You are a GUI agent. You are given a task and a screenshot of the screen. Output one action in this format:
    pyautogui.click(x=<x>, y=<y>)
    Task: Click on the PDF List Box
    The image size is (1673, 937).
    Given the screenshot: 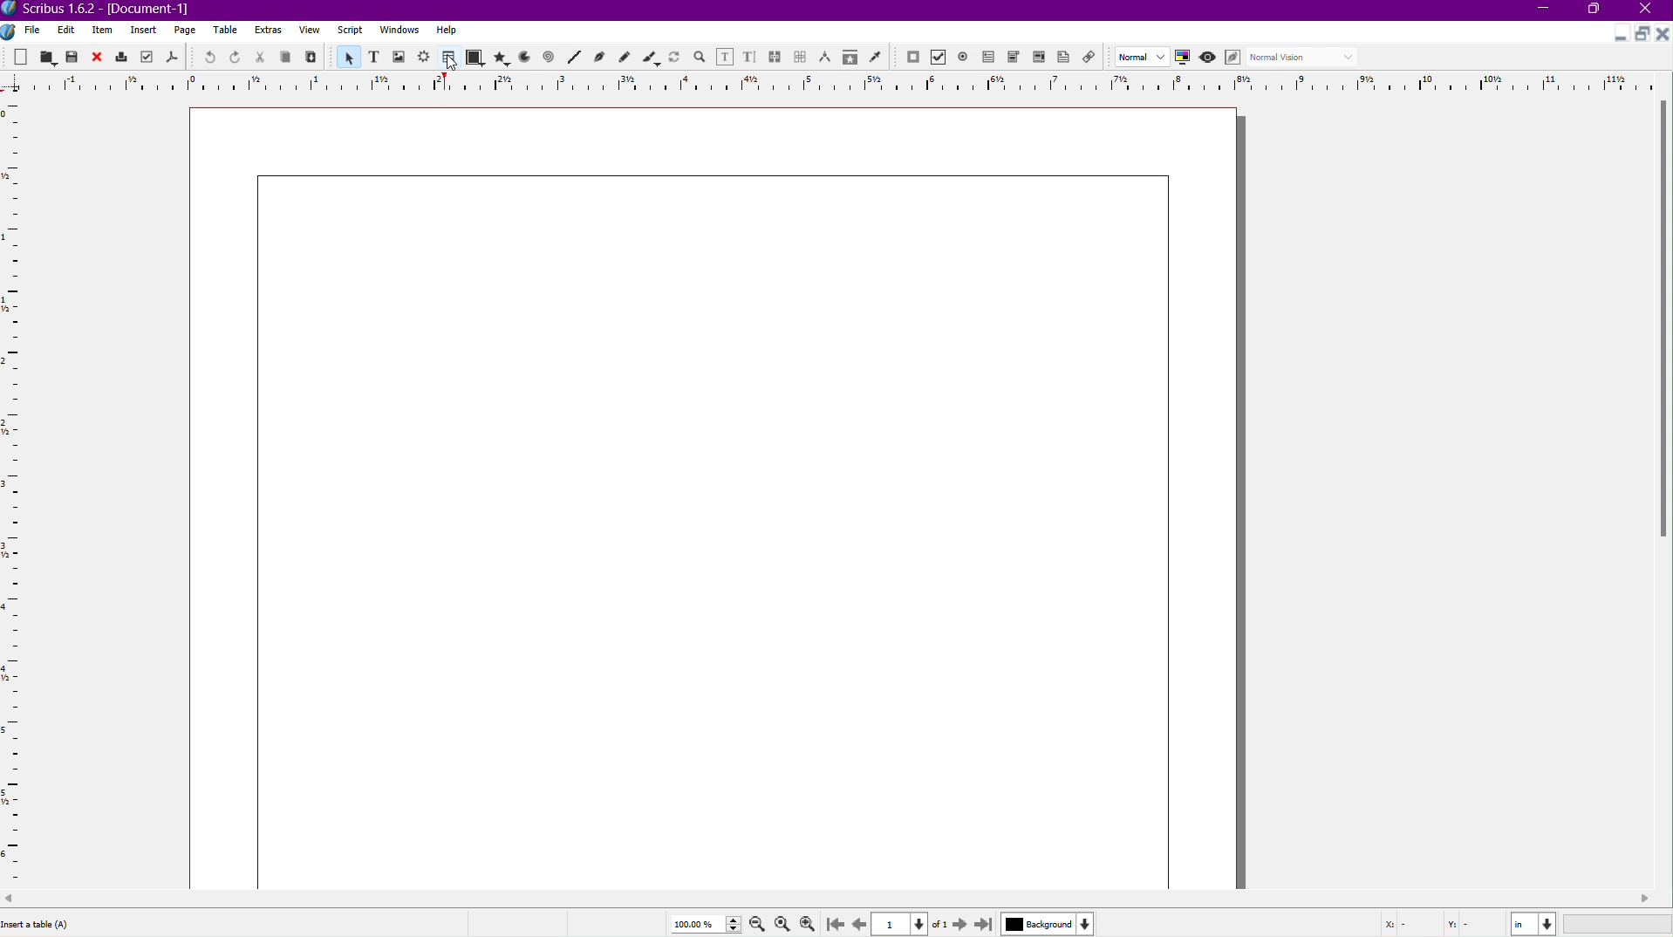 What is the action you would take?
    pyautogui.click(x=1038, y=59)
    